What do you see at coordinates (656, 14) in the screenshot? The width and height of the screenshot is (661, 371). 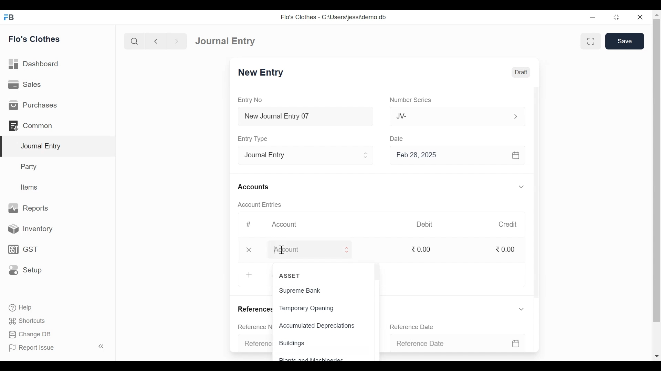 I see `Scroll up` at bounding box center [656, 14].